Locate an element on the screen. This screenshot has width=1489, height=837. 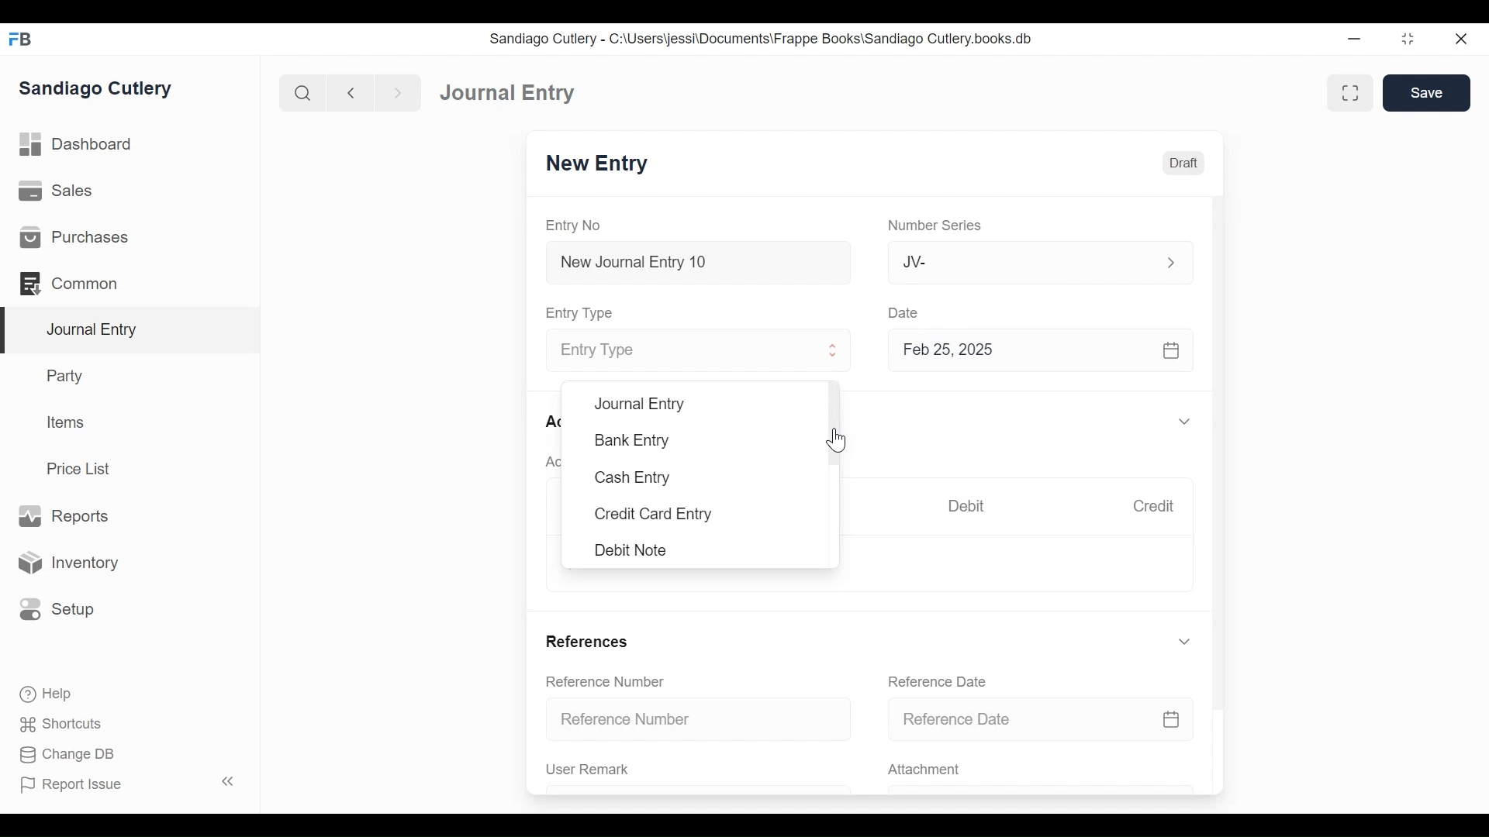
Sandiago Cutlery is located at coordinates (96, 89).